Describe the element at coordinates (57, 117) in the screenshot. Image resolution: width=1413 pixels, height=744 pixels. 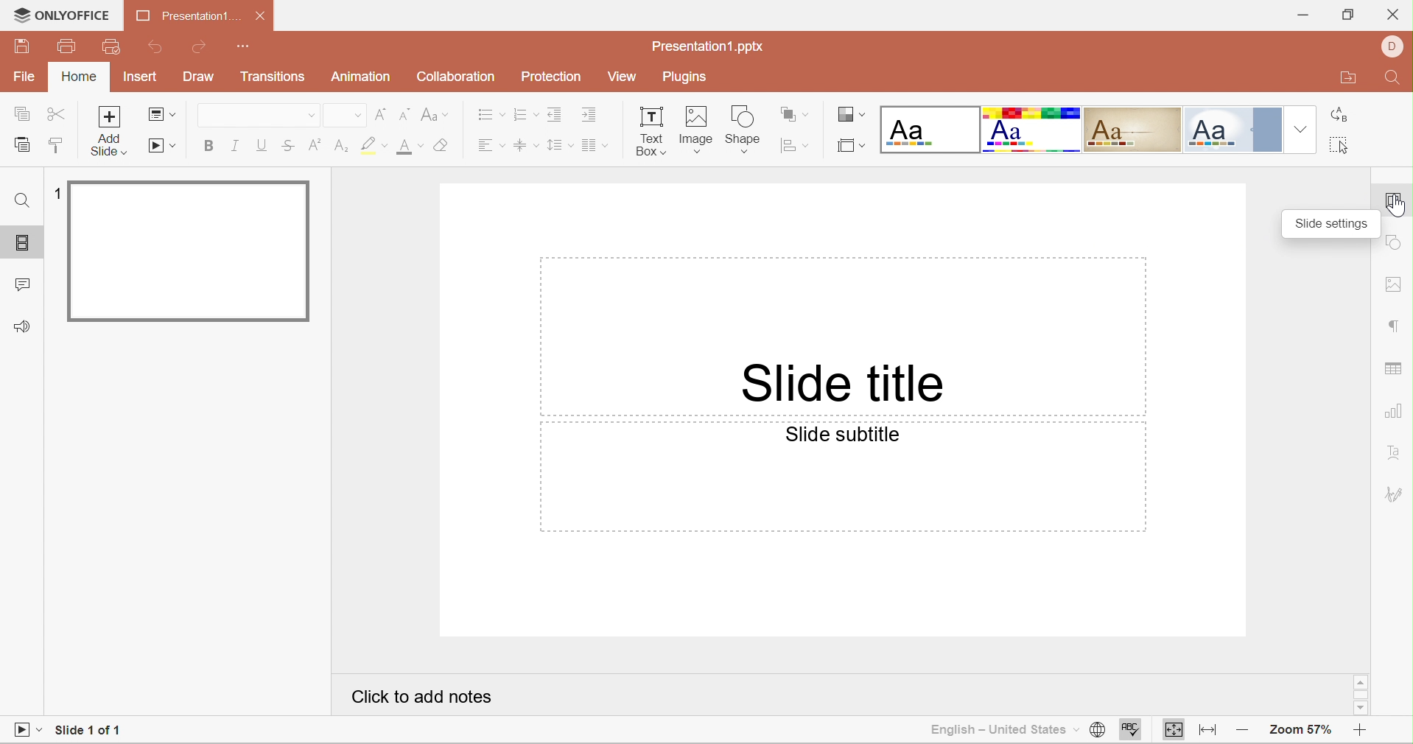
I see `Cut` at that location.